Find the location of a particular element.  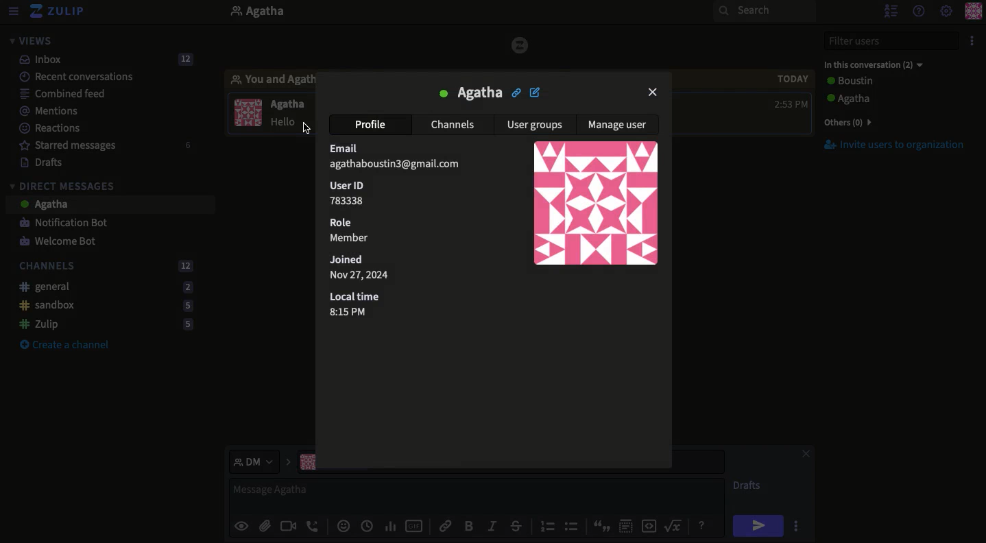

Profile is located at coordinates (973, 12).